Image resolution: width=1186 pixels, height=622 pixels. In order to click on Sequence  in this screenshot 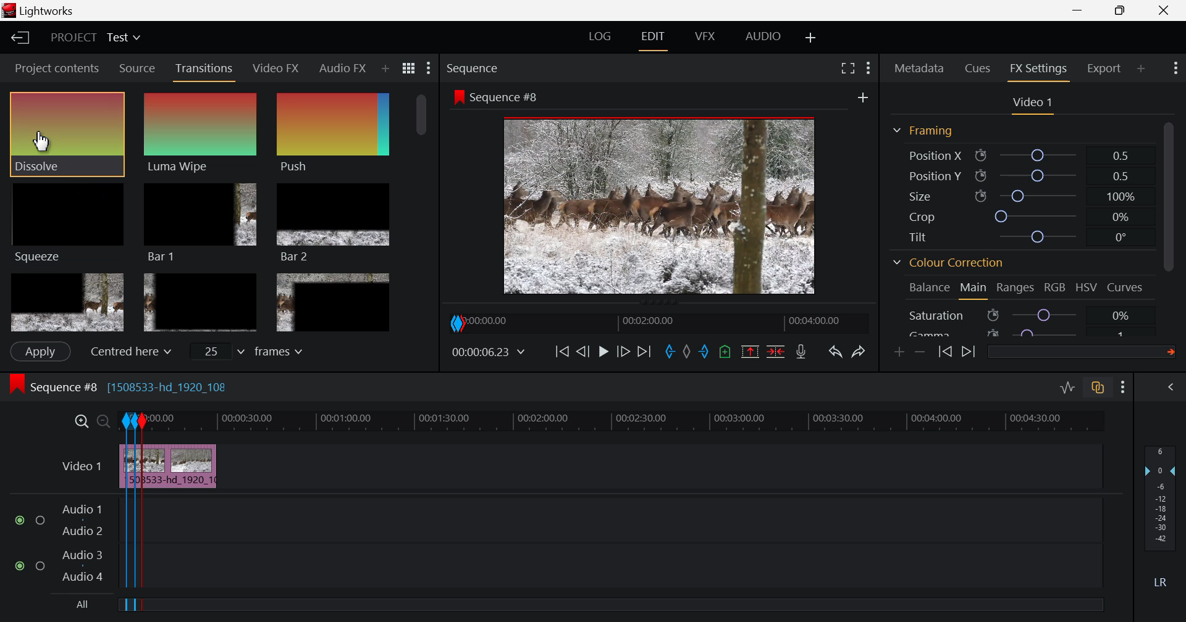, I will do `click(475, 68)`.